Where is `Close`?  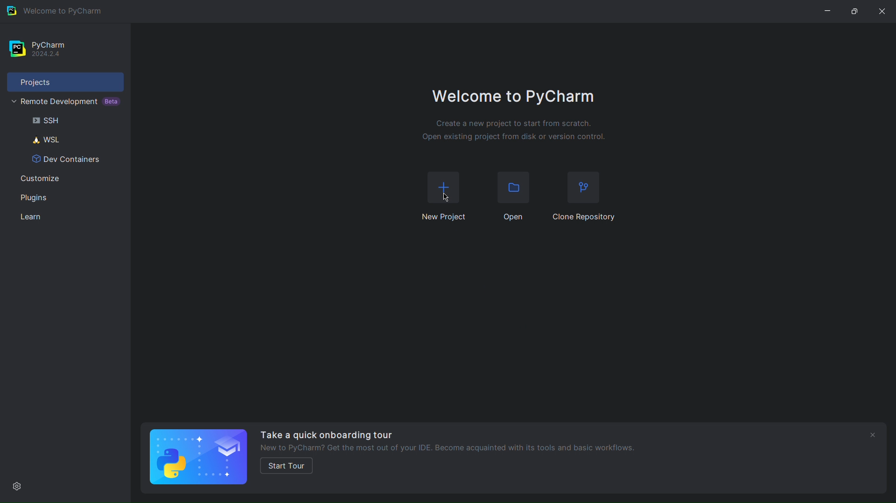 Close is located at coordinates (883, 13).